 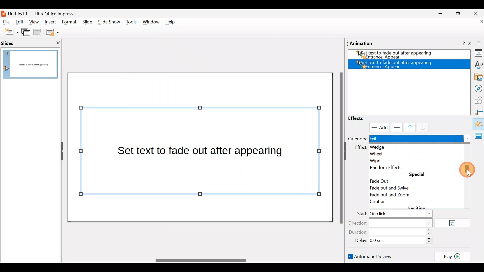 I want to click on Navigator, so click(x=477, y=88).